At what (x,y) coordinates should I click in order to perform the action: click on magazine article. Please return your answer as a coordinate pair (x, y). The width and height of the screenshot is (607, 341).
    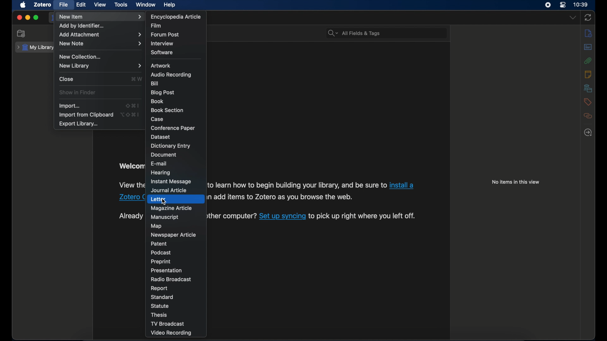
    Looking at the image, I should click on (172, 209).